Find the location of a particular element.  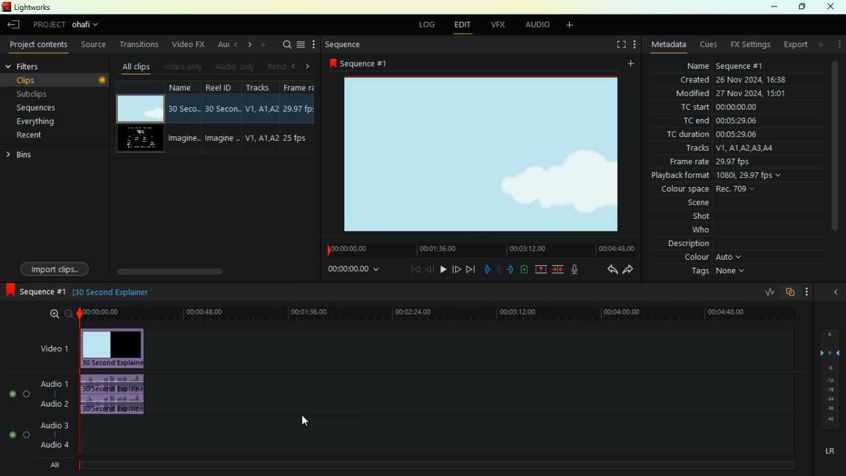

transitions is located at coordinates (141, 44).